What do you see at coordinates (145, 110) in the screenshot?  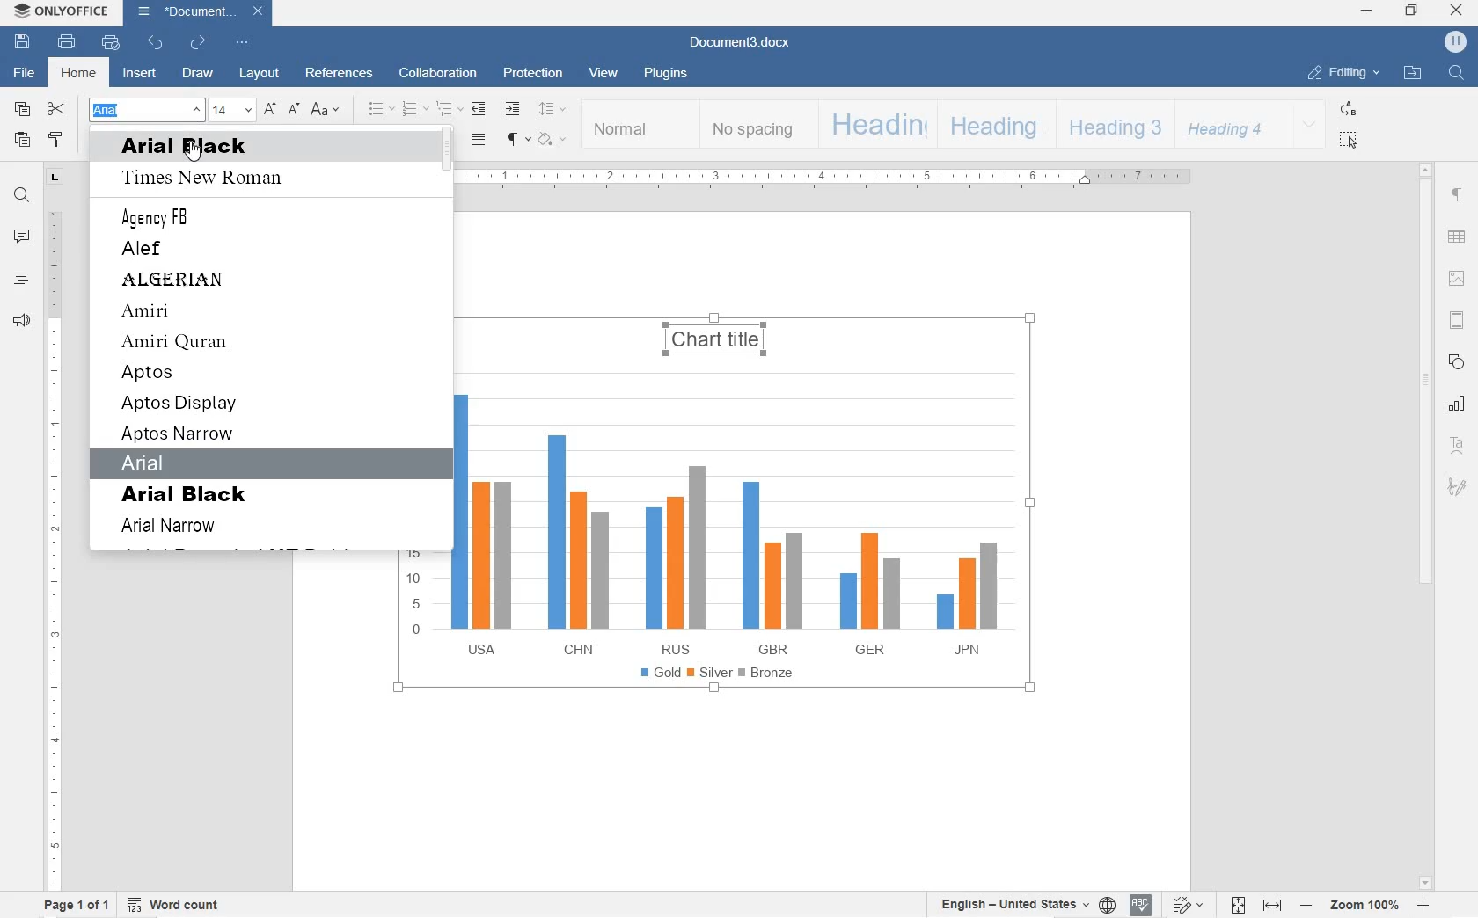 I see `FONT NAME` at bounding box center [145, 110].